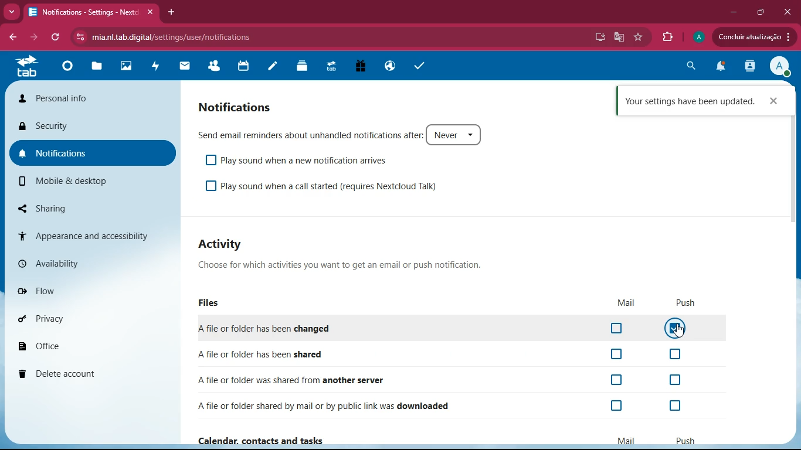 Image resolution: width=801 pixels, height=450 pixels. What do you see at coordinates (639, 38) in the screenshot?
I see `favourite` at bounding box center [639, 38].